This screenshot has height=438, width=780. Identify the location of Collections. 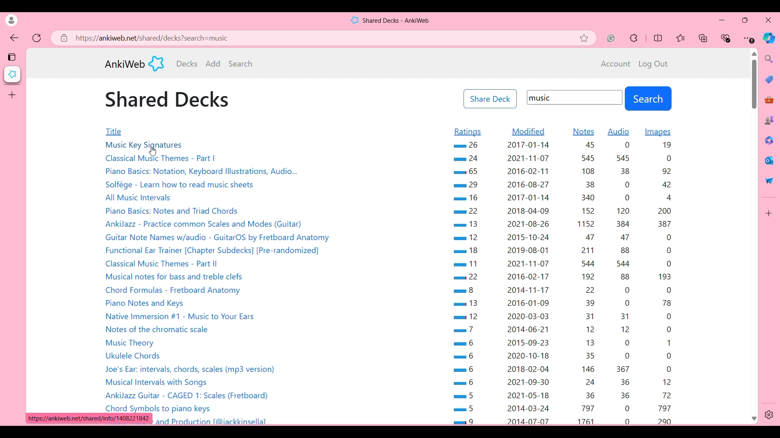
(704, 38).